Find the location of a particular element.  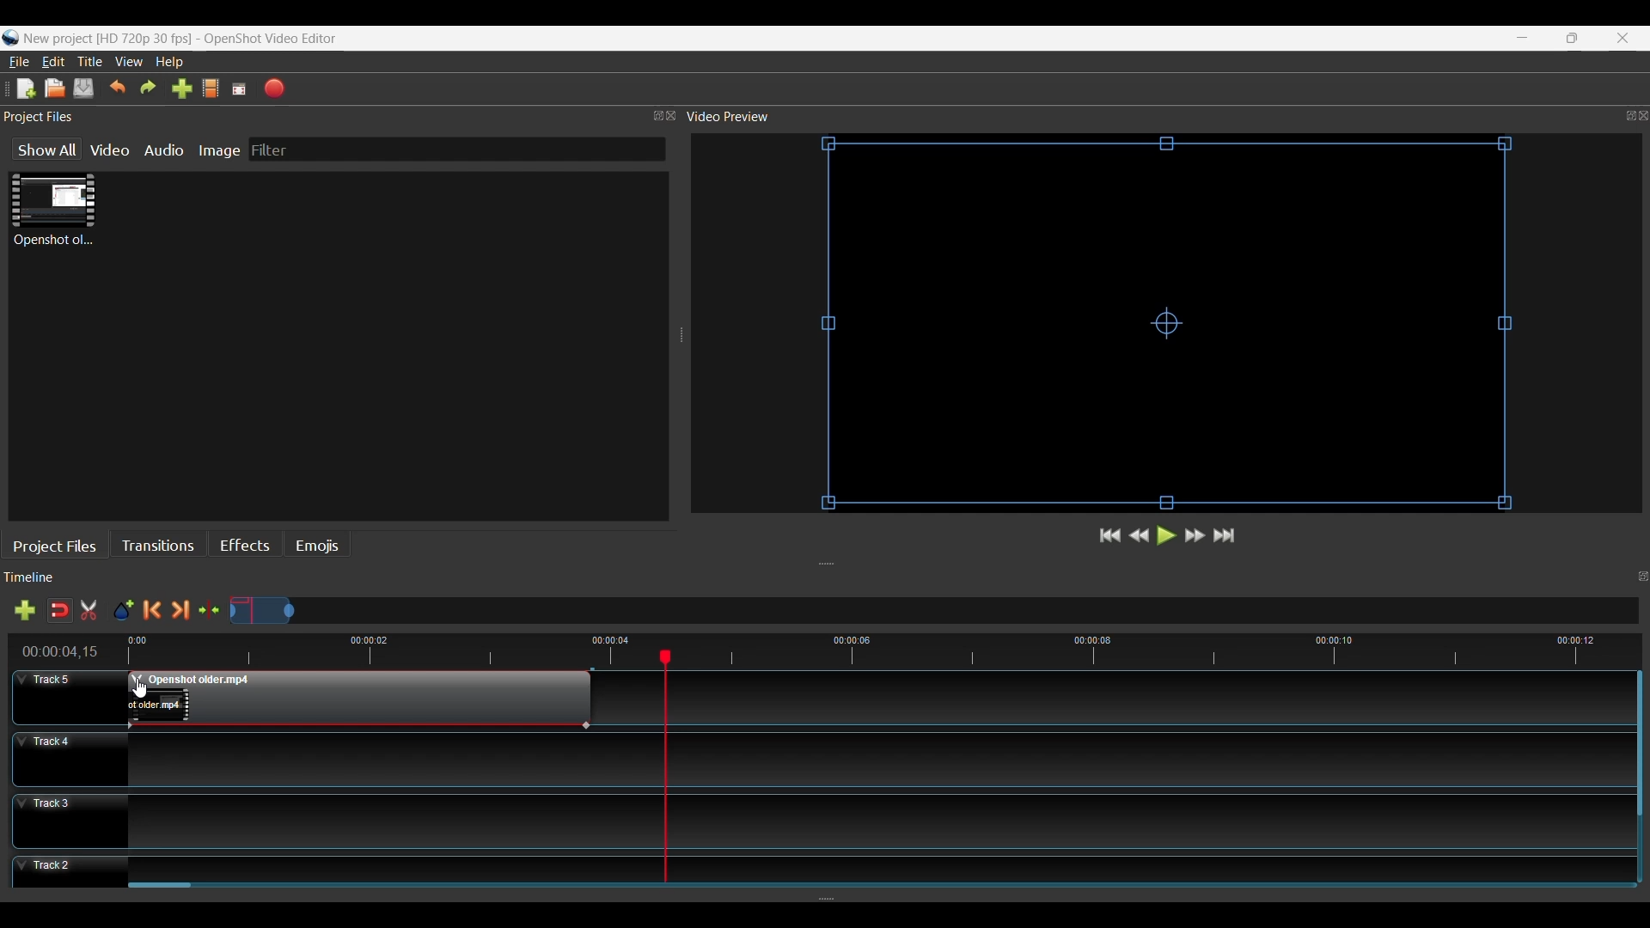

Export Video is located at coordinates (276, 88).